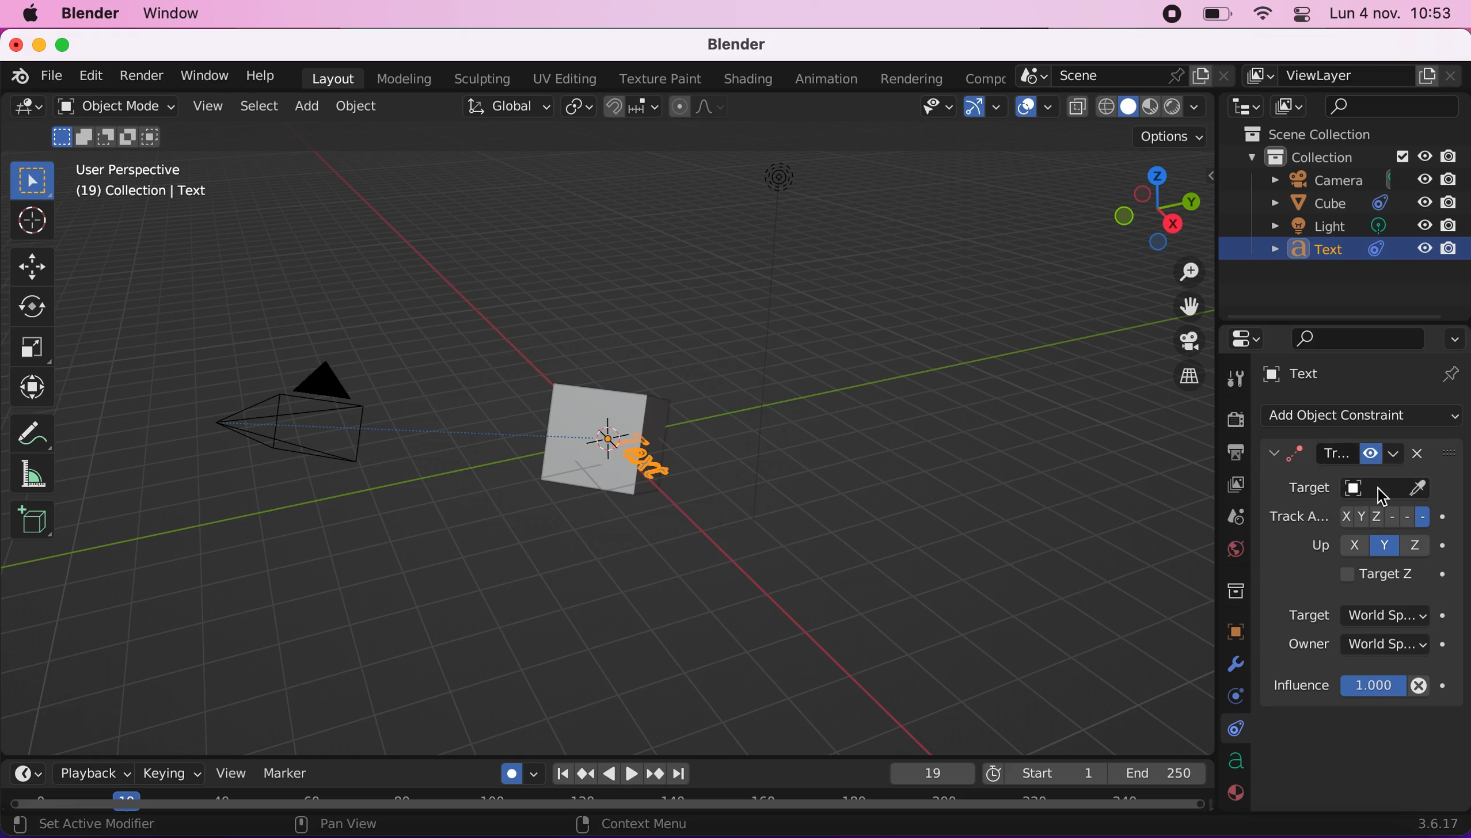 The height and width of the screenshot is (838, 1471). What do you see at coordinates (117, 125) in the screenshot?
I see `object mode` at bounding box center [117, 125].